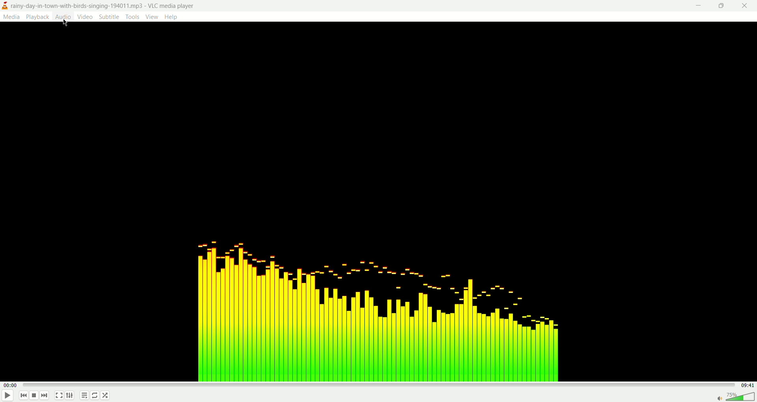  Describe the element at coordinates (38, 17) in the screenshot. I see `playback` at that location.